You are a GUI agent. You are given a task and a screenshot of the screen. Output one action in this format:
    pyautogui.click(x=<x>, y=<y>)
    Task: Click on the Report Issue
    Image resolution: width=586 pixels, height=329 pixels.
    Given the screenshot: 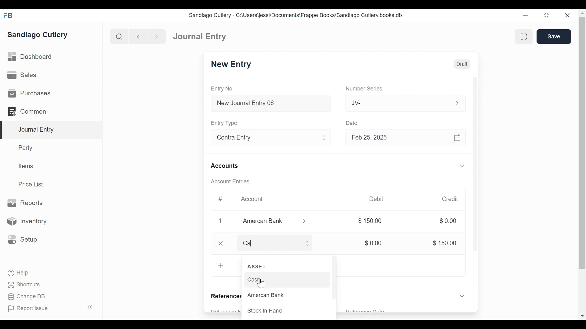 What is the action you would take?
    pyautogui.click(x=51, y=308)
    